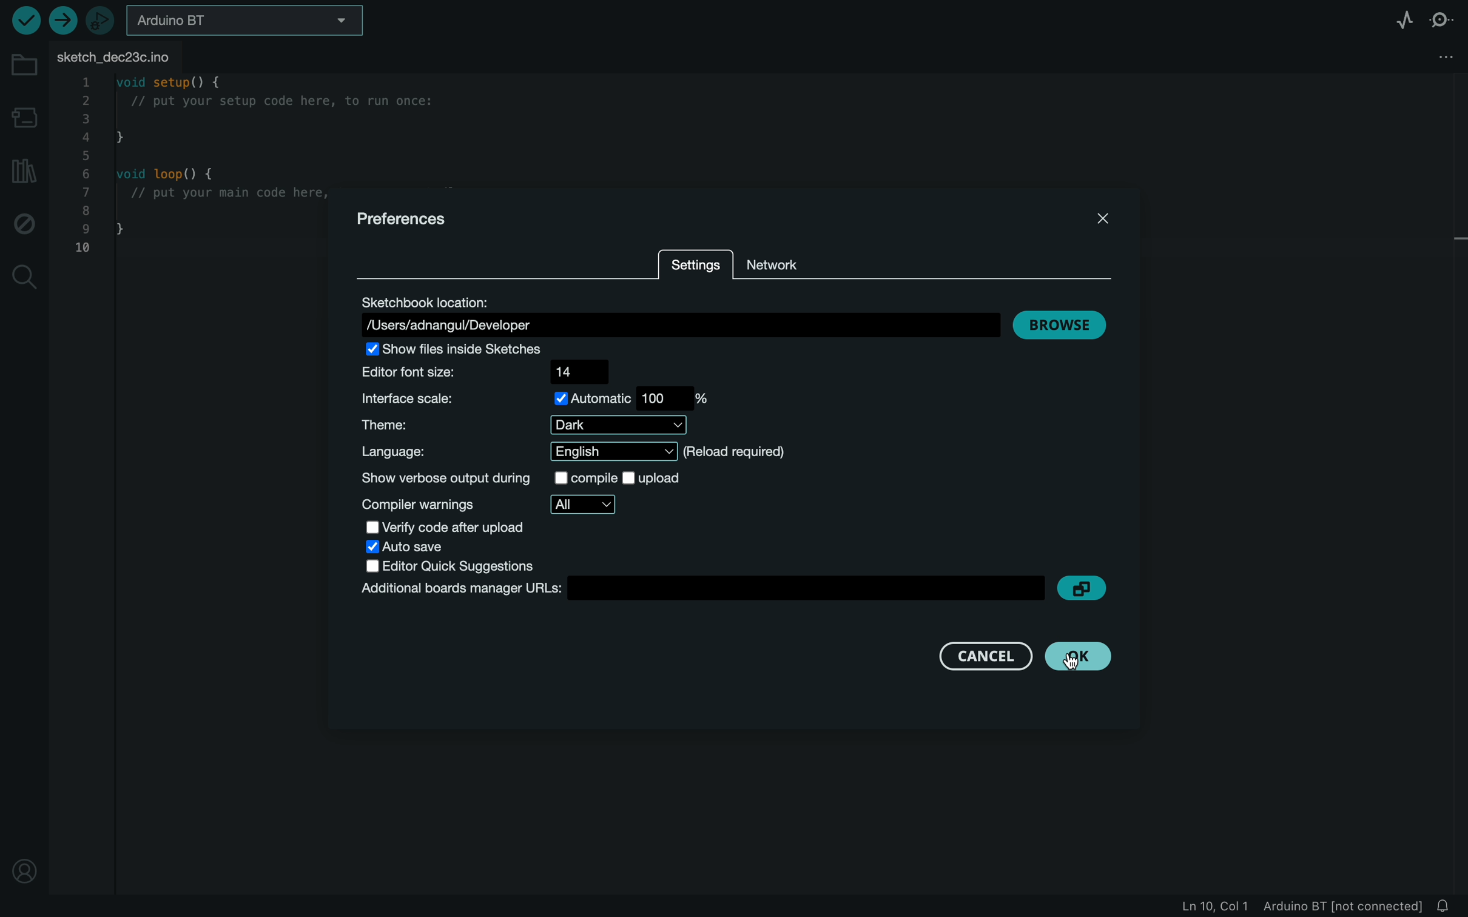 The height and width of the screenshot is (917, 1468). Describe the element at coordinates (697, 263) in the screenshot. I see `settings` at that location.